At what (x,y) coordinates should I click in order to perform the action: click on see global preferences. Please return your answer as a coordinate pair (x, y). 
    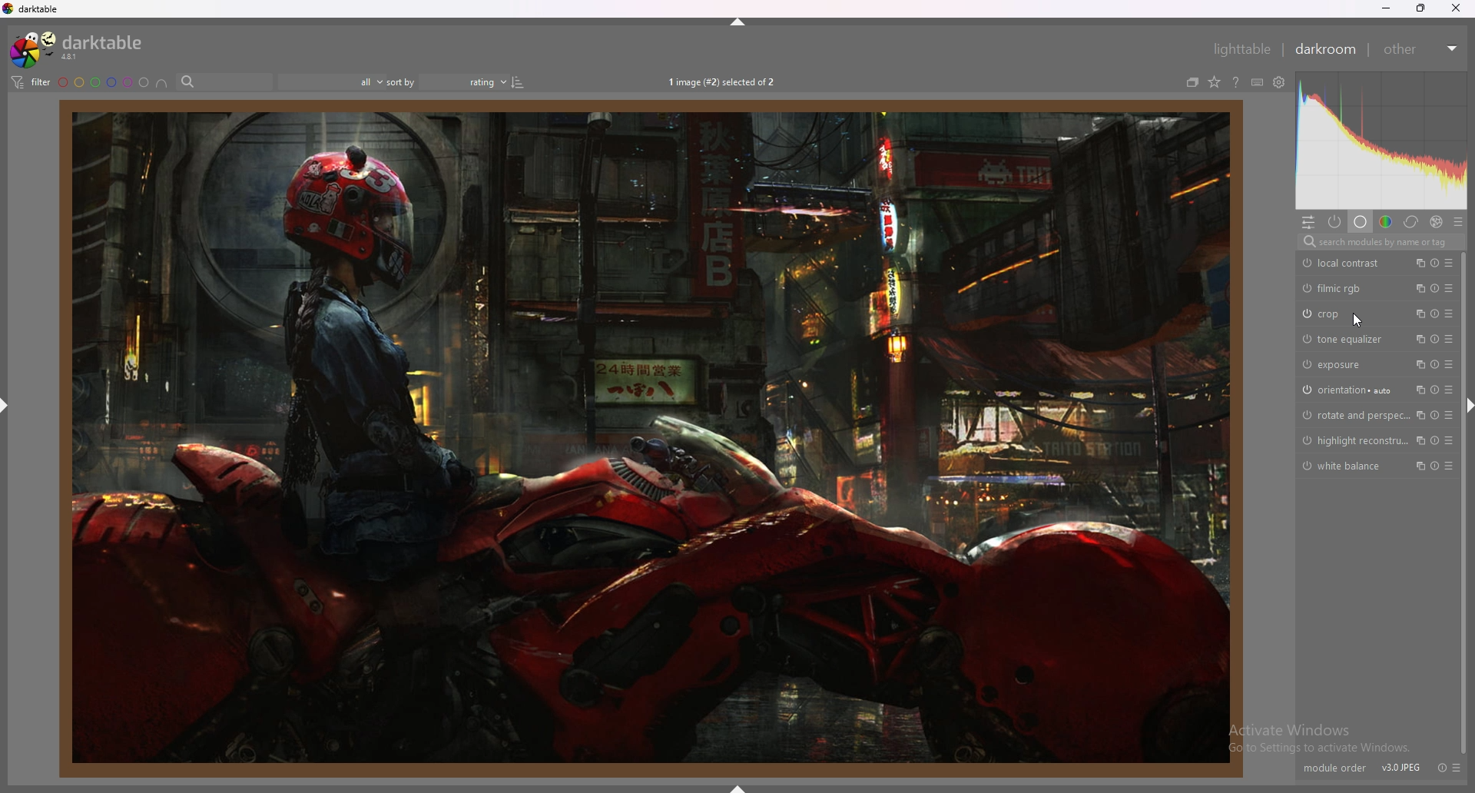
    Looking at the image, I should click on (1281, 82).